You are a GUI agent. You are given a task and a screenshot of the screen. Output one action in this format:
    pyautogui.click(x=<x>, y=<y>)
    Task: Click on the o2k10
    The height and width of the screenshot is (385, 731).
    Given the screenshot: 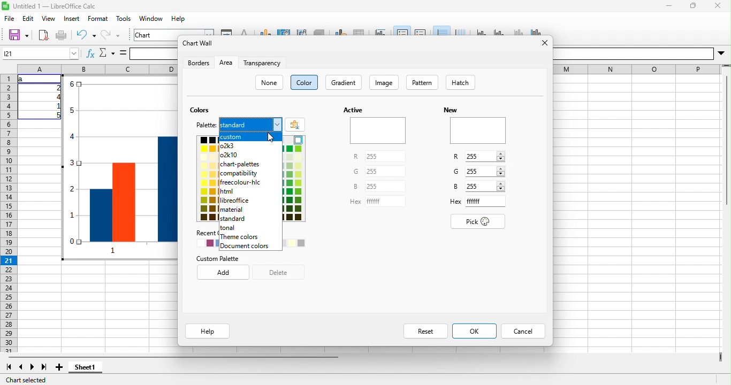 What is the action you would take?
    pyautogui.click(x=250, y=155)
    